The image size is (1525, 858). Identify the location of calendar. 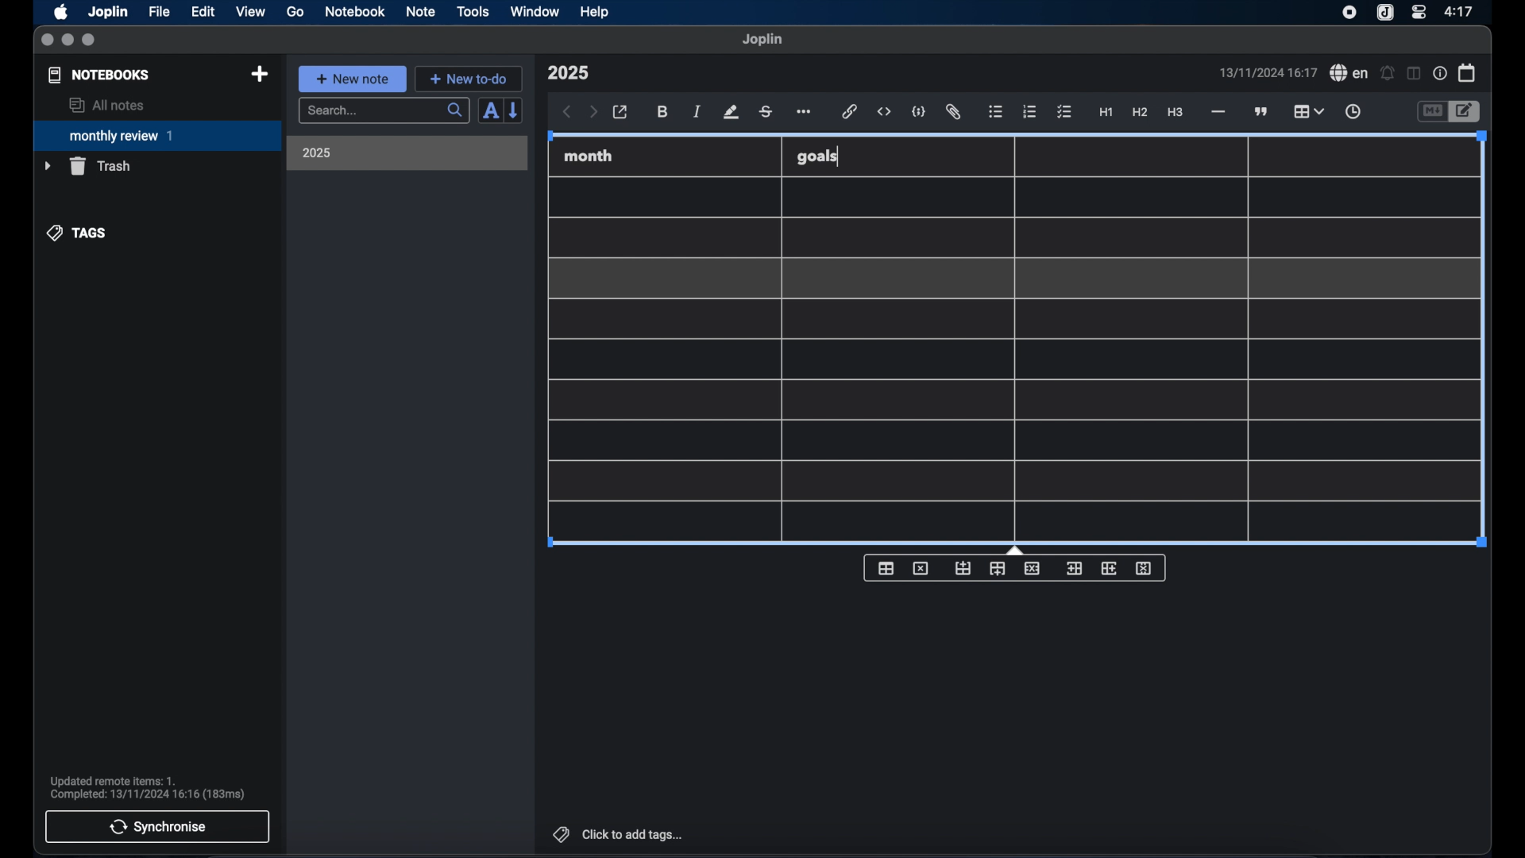
(1468, 72).